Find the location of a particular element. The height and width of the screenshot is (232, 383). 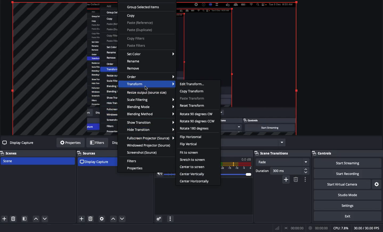

Center horizontally is located at coordinates (196, 182).